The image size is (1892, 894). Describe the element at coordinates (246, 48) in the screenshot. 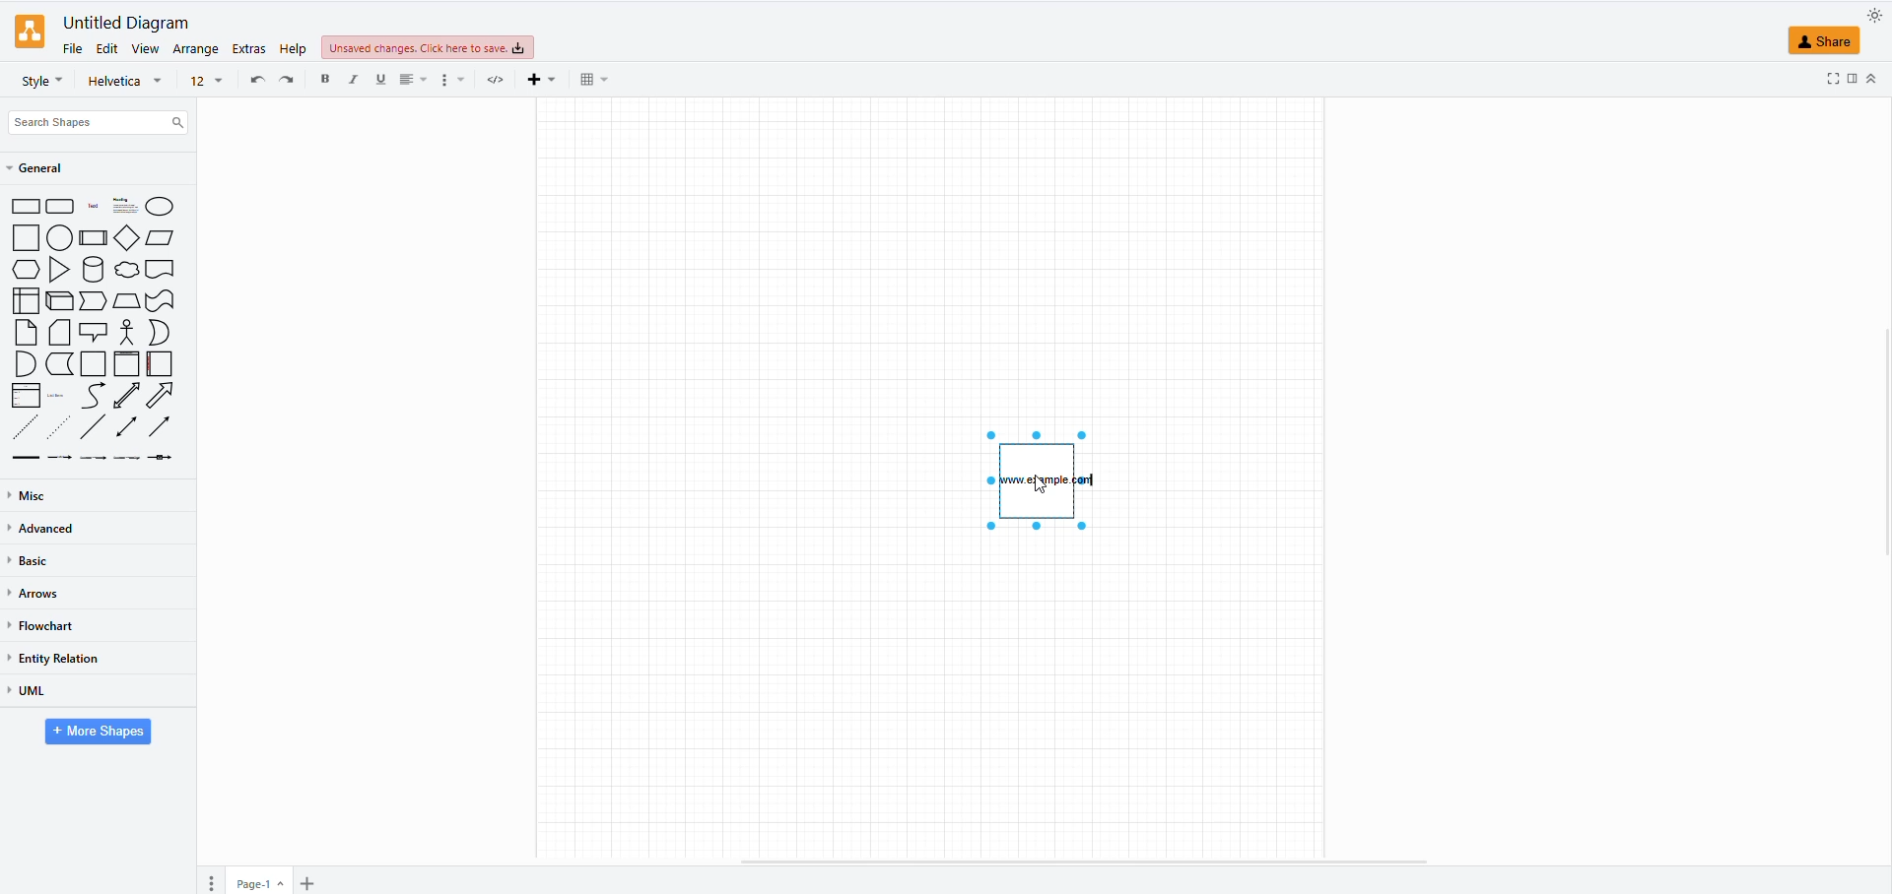

I see `extras` at that location.